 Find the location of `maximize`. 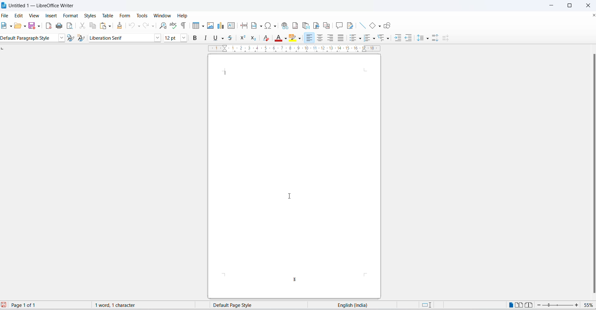

maximize is located at coordinates (570, 6).